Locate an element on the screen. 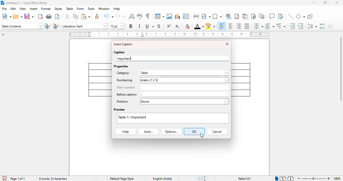 Image resolution: width=343 pixels, height=181 pixels. zoom in is located at coordinates (329, 178).